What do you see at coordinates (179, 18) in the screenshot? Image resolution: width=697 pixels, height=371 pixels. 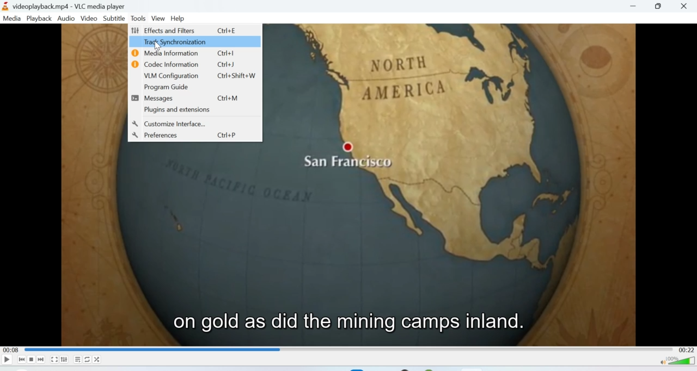 I see `Help` at bounding box center [179, 18].